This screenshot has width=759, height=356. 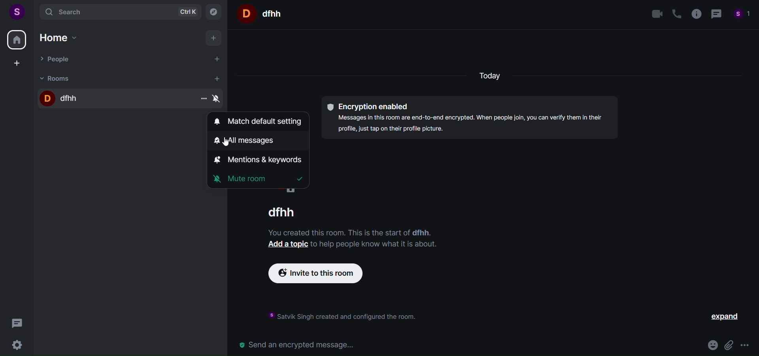 I want to click on room option, so click(x=202, y=99).